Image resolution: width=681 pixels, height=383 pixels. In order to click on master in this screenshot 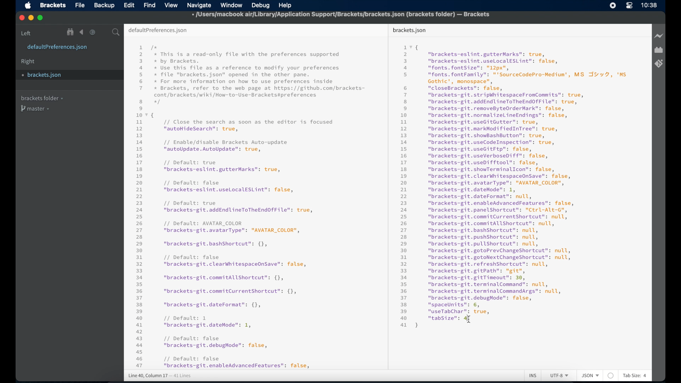, I will do `click(36, 109)`.